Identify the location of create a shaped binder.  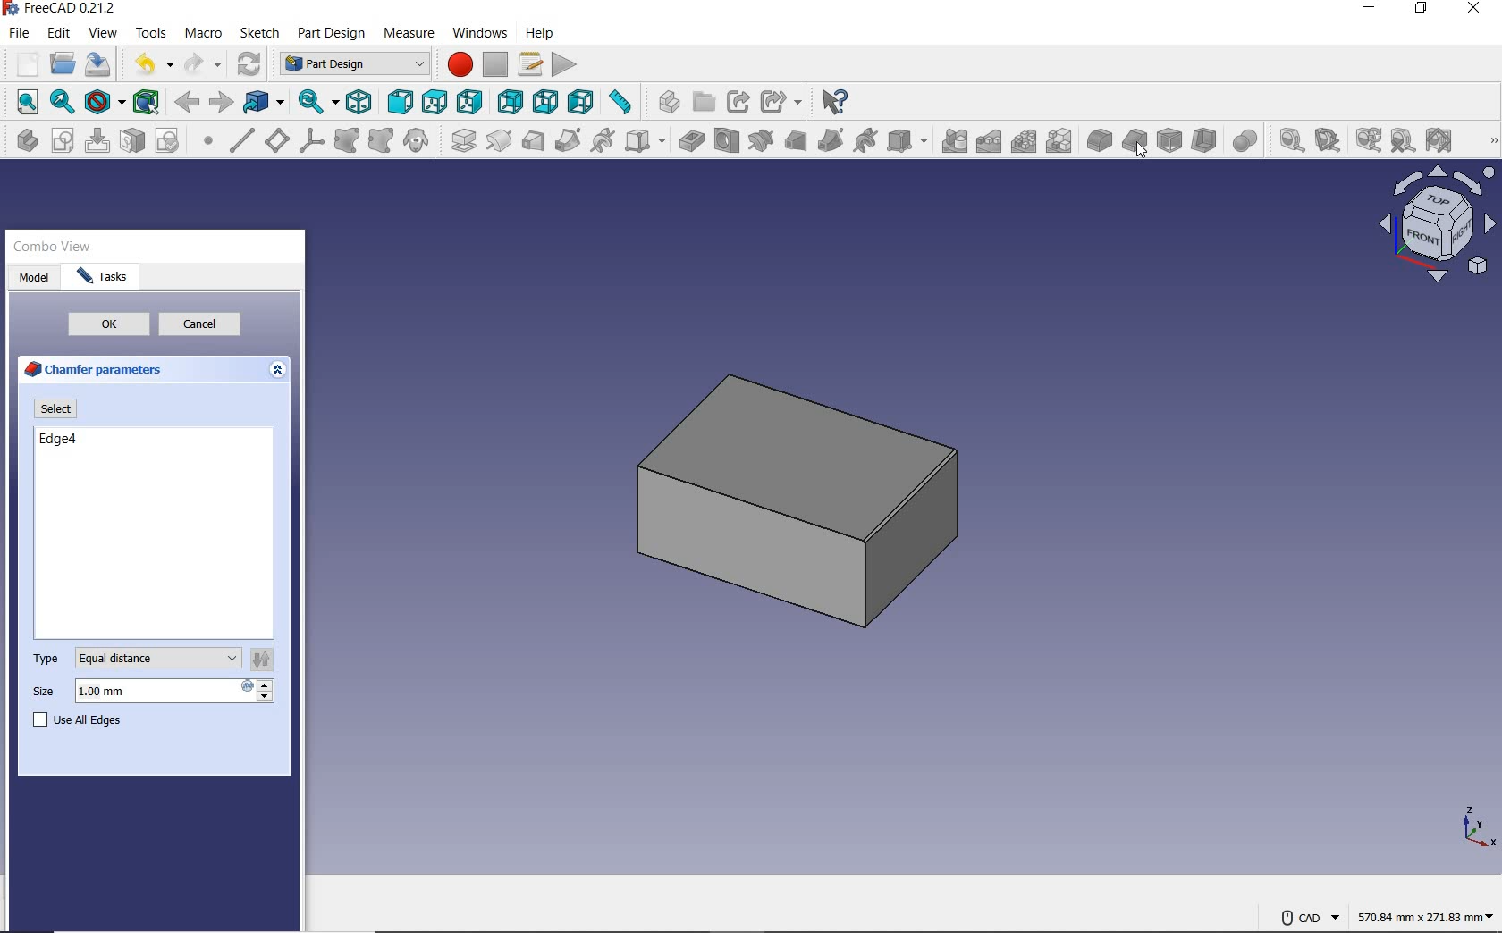
(349, 140).